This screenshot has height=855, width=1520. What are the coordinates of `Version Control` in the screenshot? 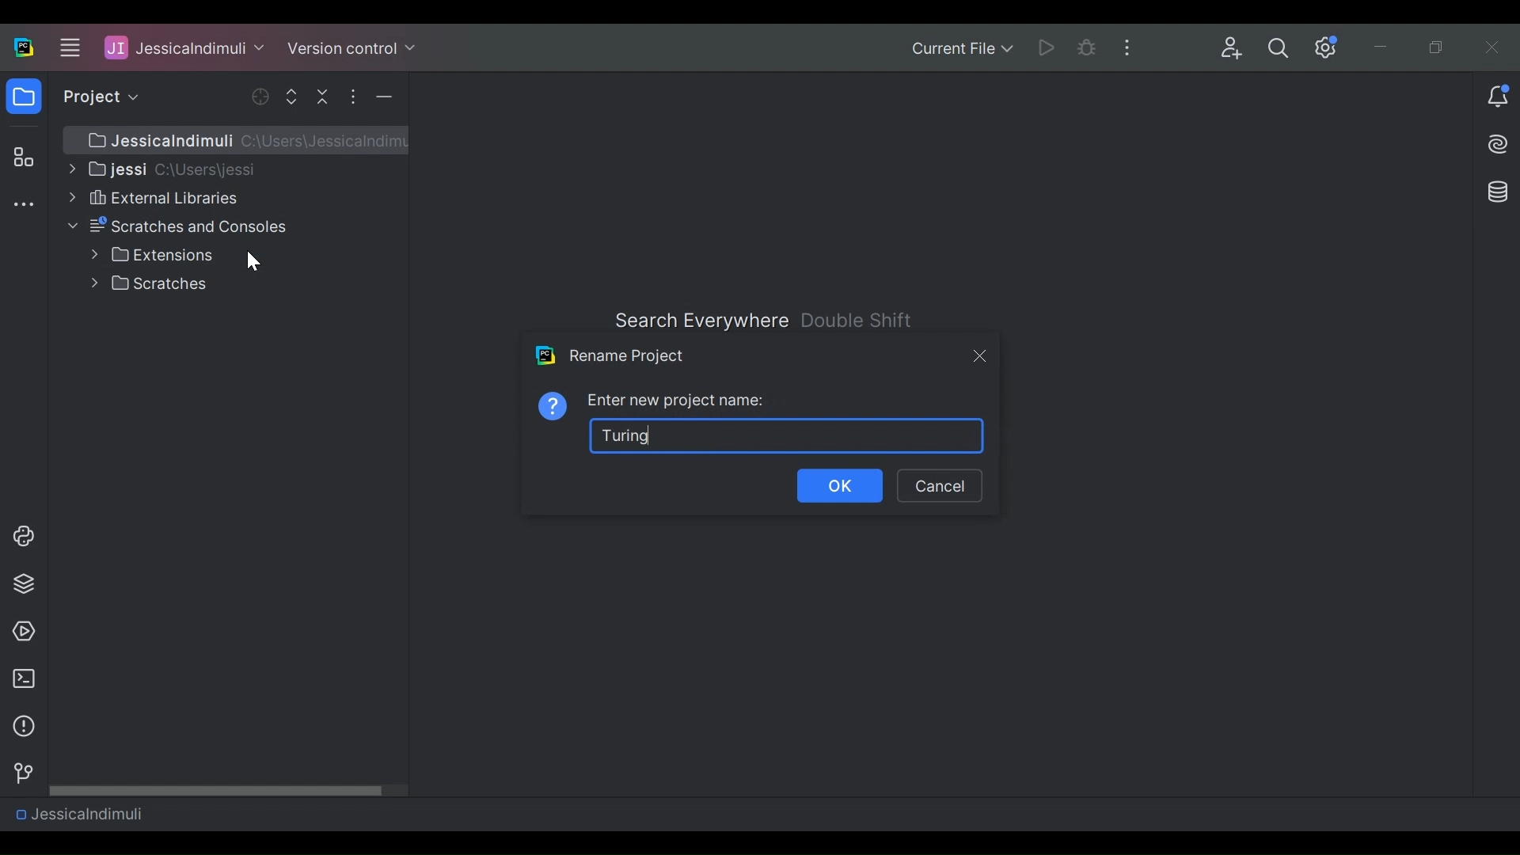 It's located at (351, 47).